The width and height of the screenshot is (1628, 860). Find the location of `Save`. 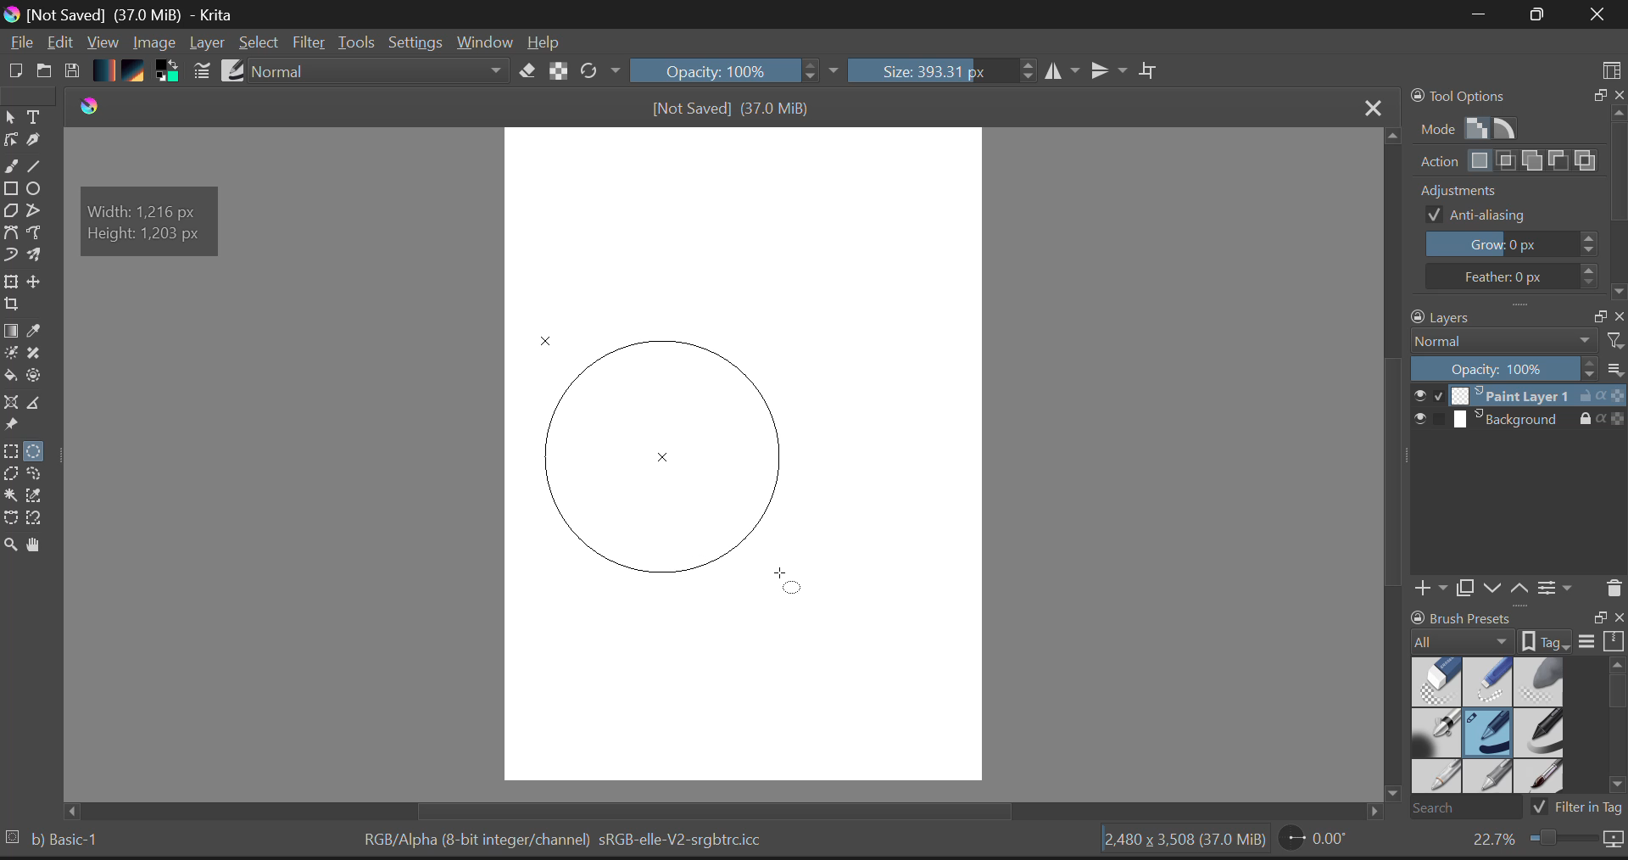

Save is located at coordinates (75, 71).